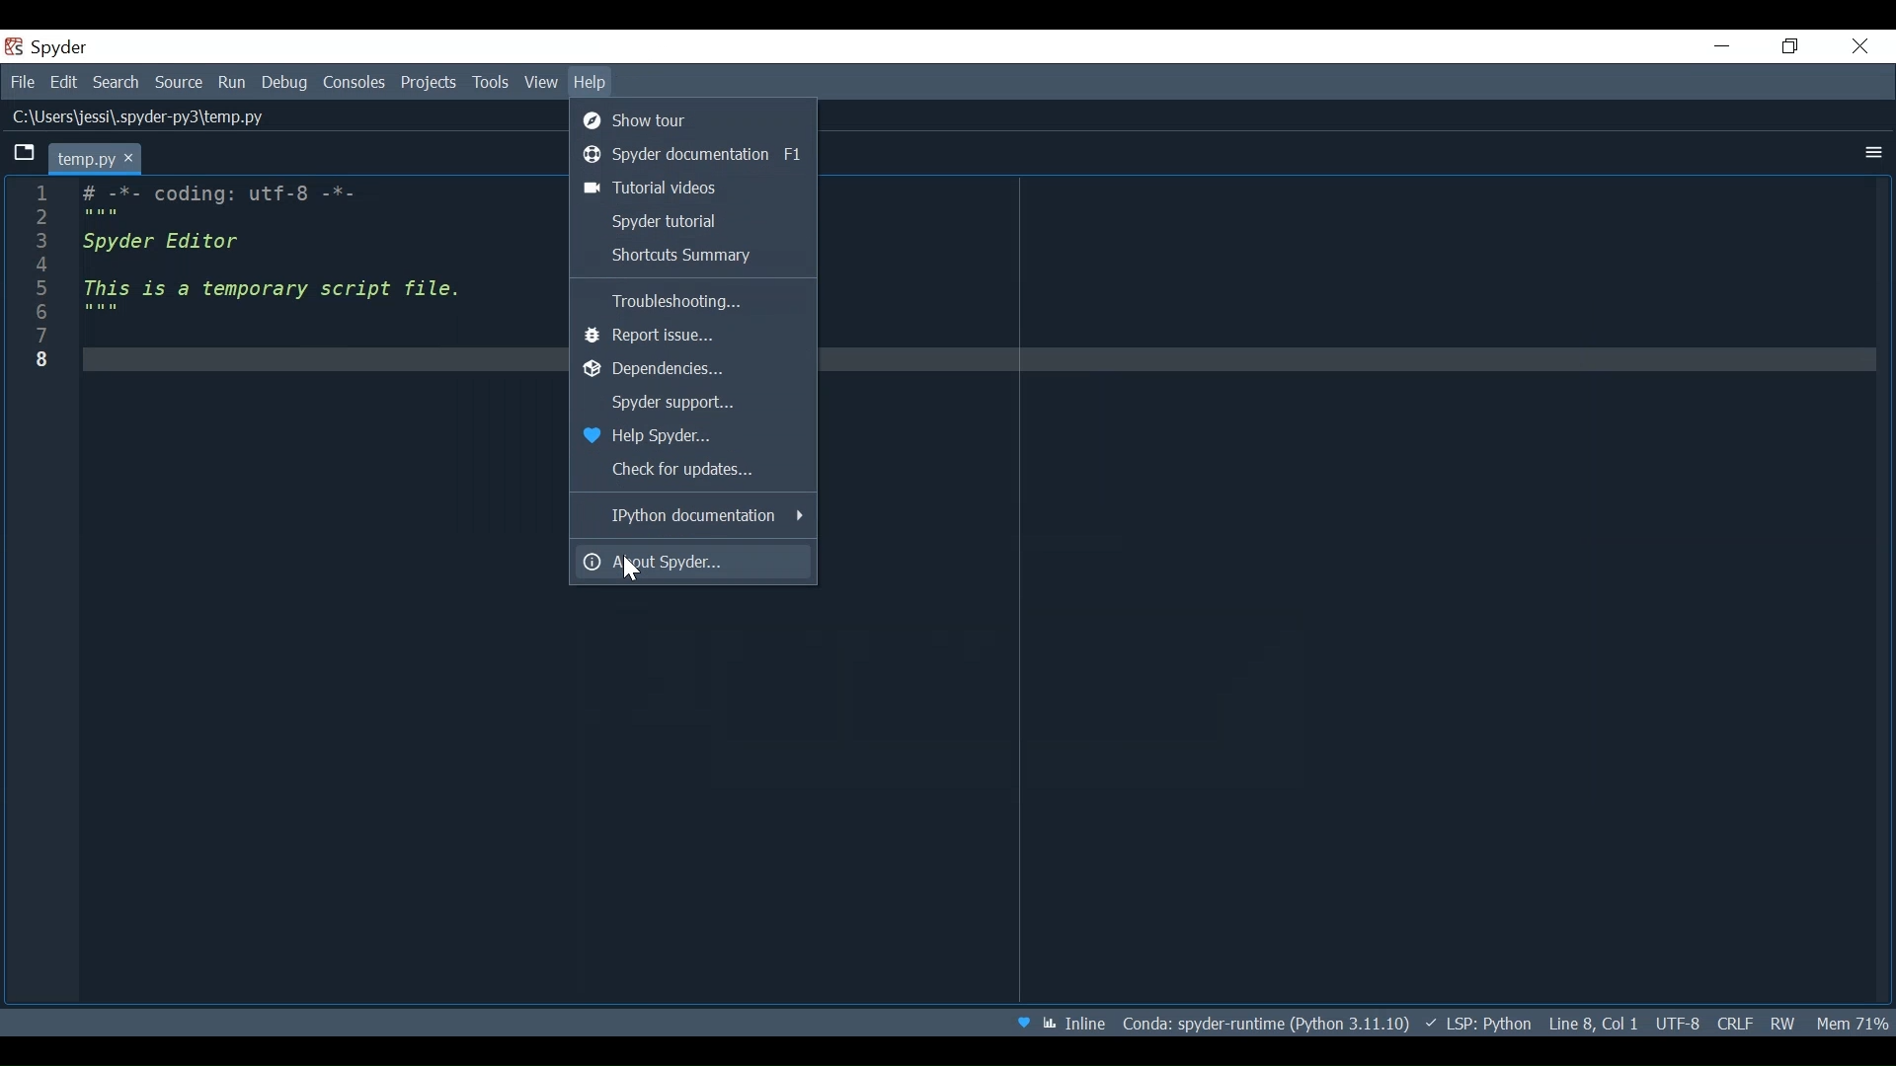 This screenshot has width=1896, height=1066. I want to click on Troubleshooting, so click(695, 304).